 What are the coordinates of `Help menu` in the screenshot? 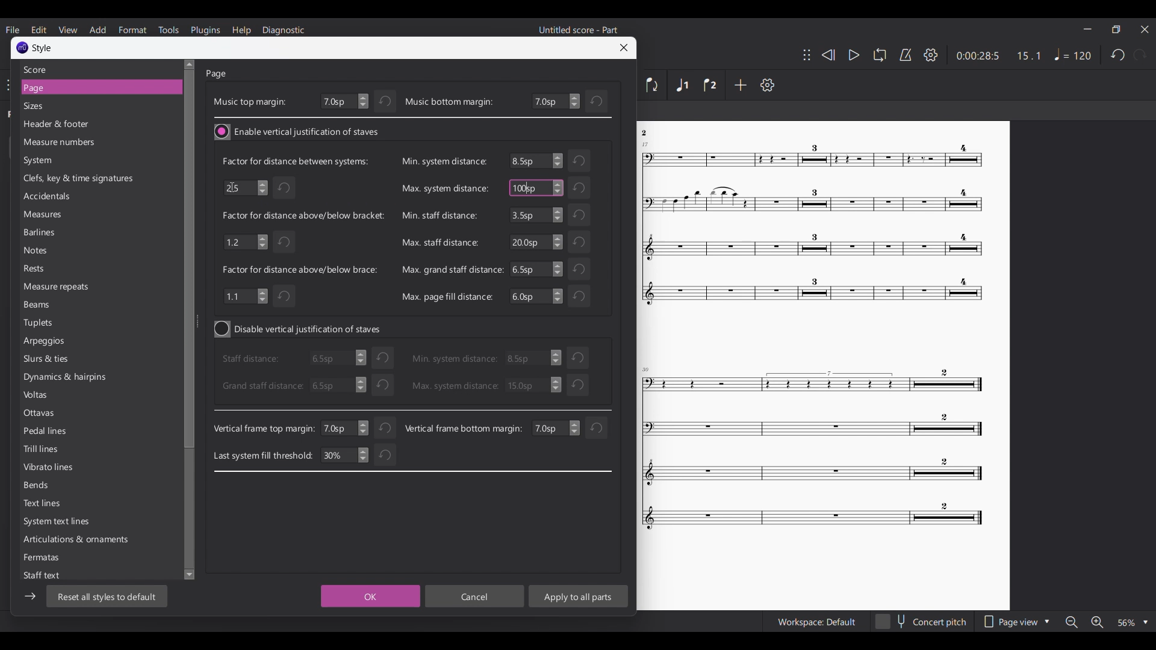 It's located at (241, 31).